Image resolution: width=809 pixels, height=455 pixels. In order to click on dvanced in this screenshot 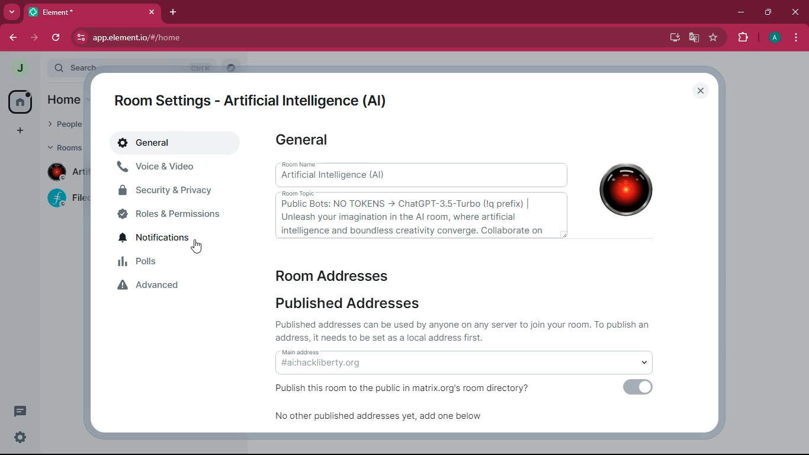, I will do `click(174, 287)`.